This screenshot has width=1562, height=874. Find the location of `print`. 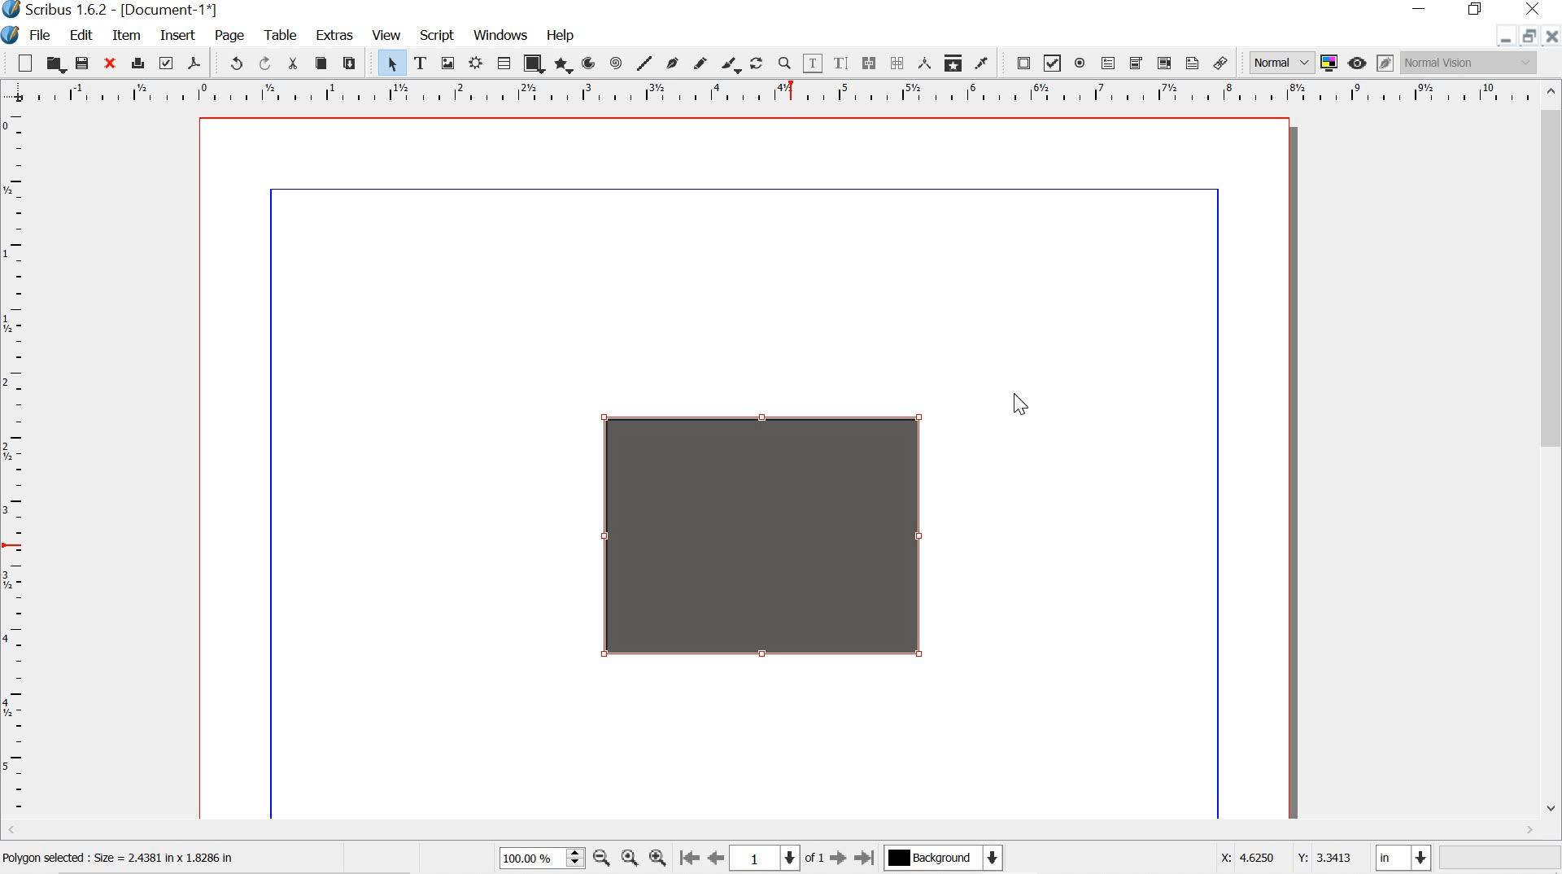

print is located at coordinates (137, 62).